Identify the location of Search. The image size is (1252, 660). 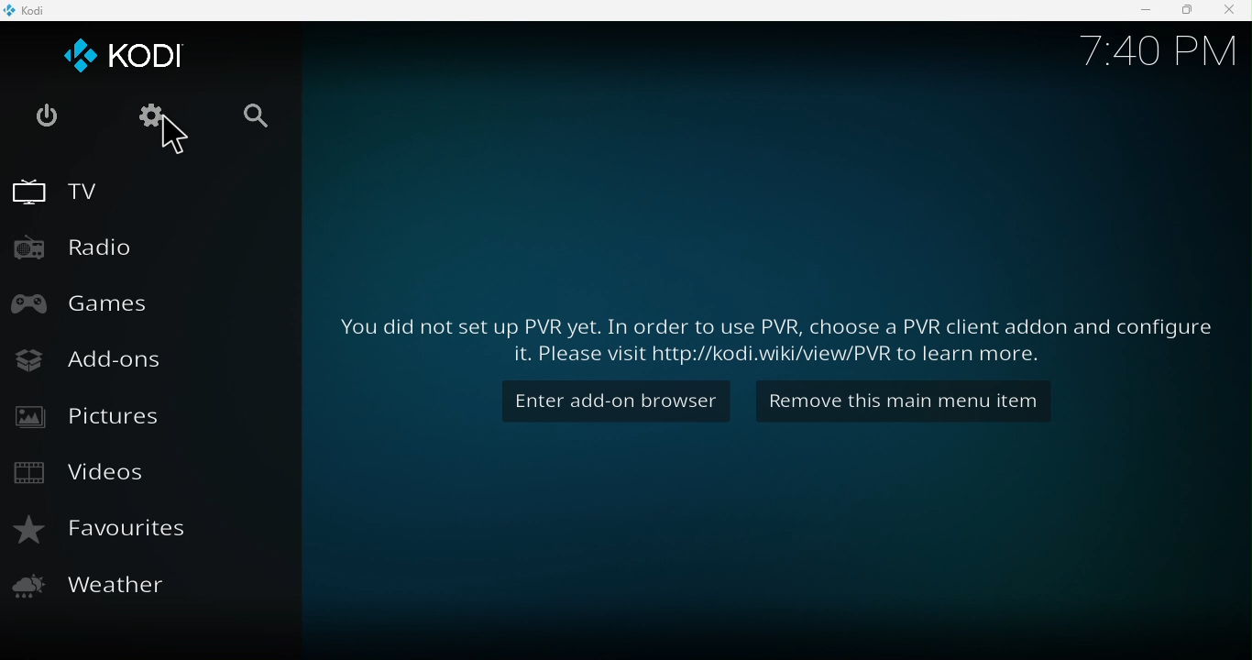
(264, 126).